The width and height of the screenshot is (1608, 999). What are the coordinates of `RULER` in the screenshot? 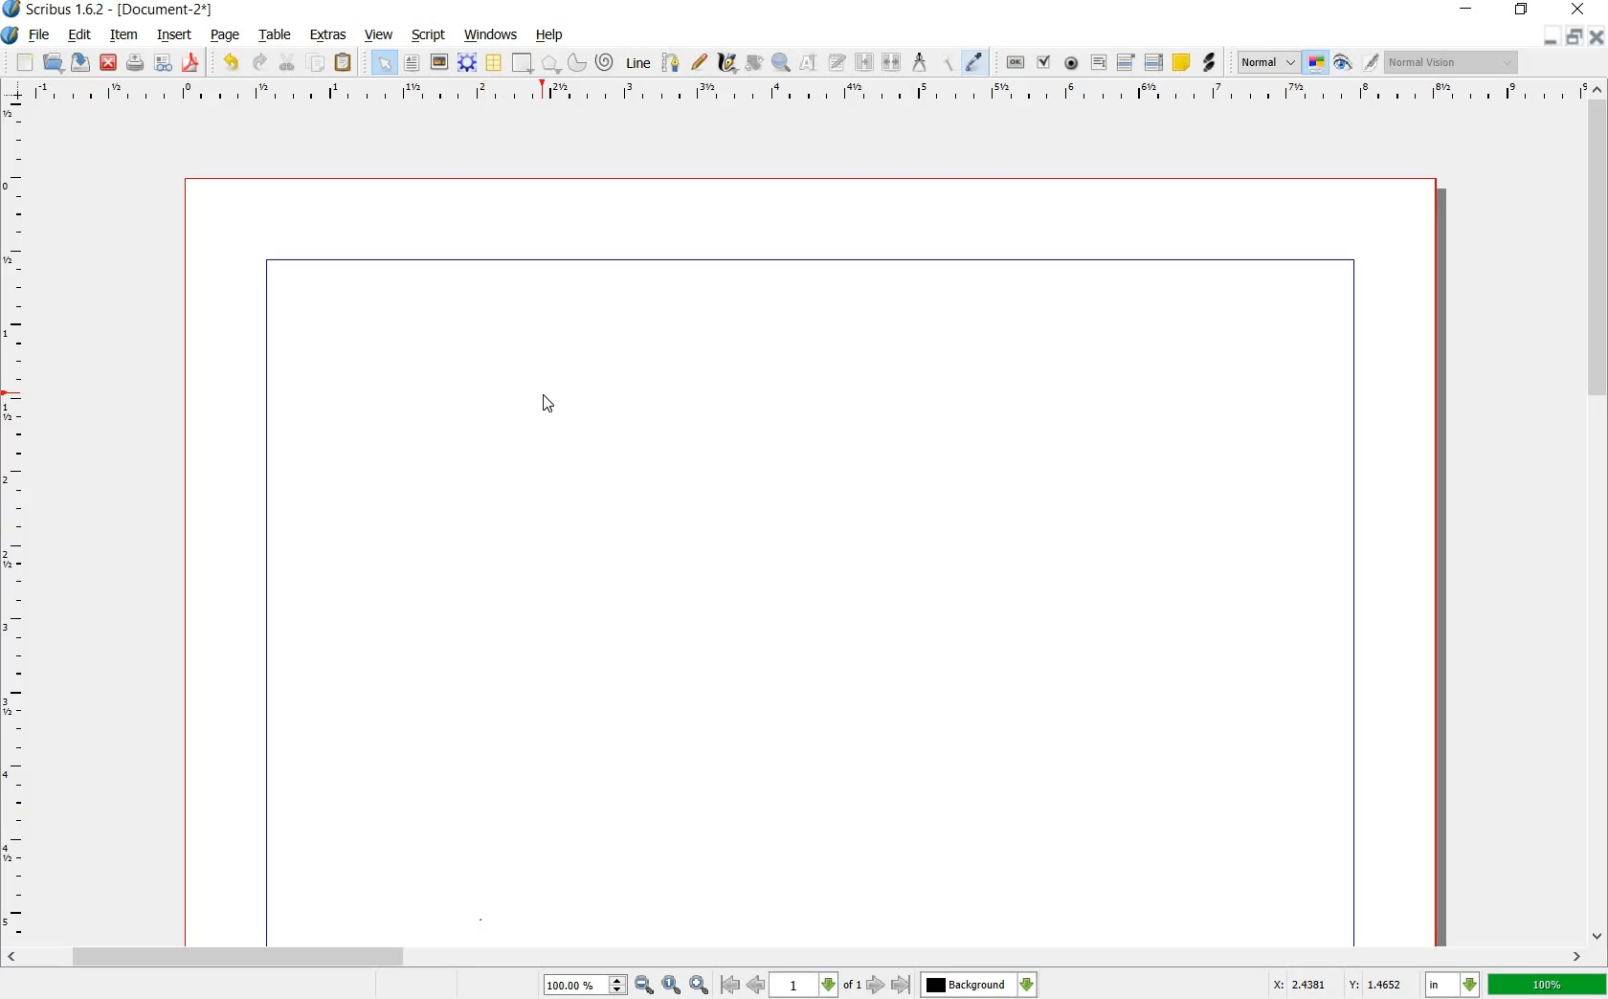 It's located at (806, 94).